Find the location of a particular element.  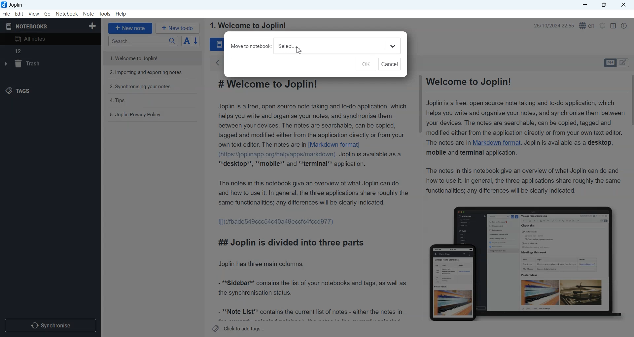

Create Notebook is located at coordinates (93, 25).